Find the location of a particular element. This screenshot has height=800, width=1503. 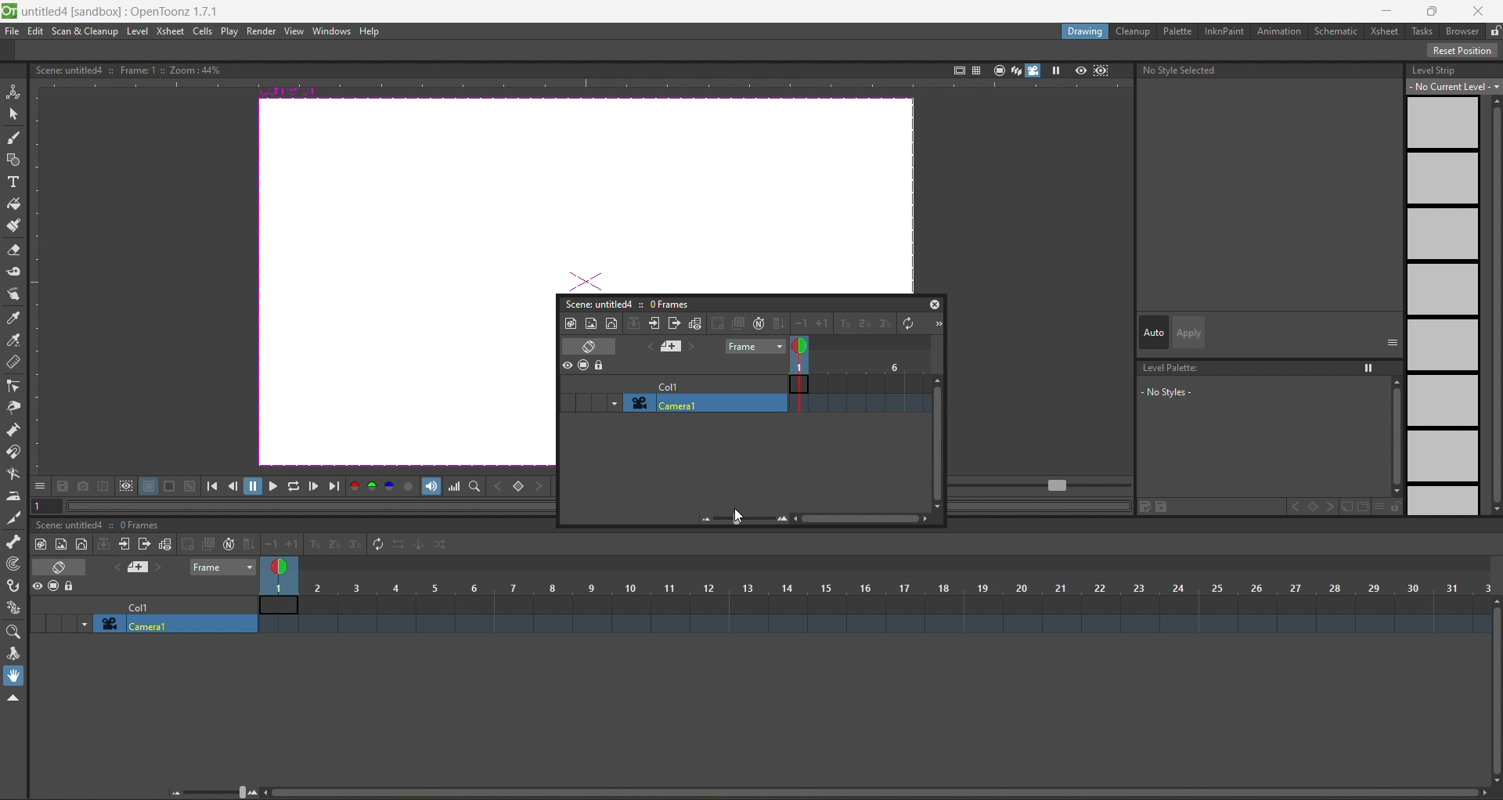

plastic tool is located at coordinates (14, 604).